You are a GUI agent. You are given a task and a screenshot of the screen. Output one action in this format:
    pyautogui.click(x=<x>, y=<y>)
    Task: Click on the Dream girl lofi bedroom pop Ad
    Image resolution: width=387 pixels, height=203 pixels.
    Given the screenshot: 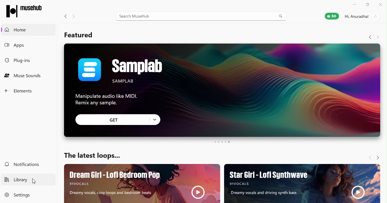 What is the action you would take?
    pyautogui.click(x=141, y=183)
    